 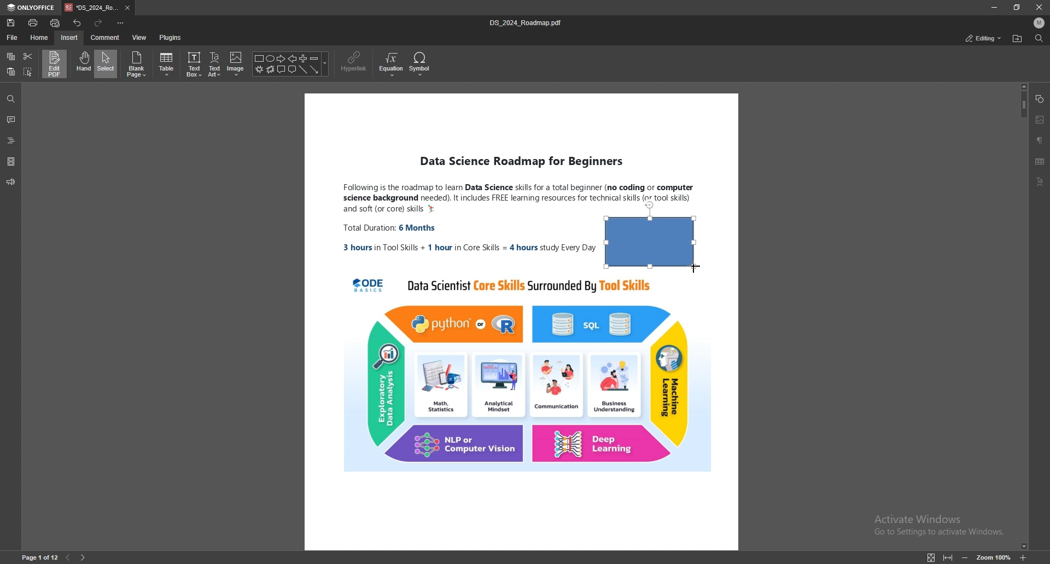 What do you see at coordinates (121, 23) in the screenshot?
I see `customize quick access toolbar` at bounding box center [121, 23].